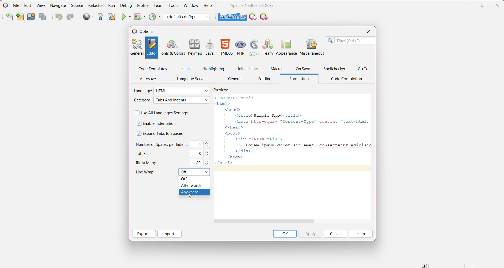  I want to click on Preview, so click(224, 90).